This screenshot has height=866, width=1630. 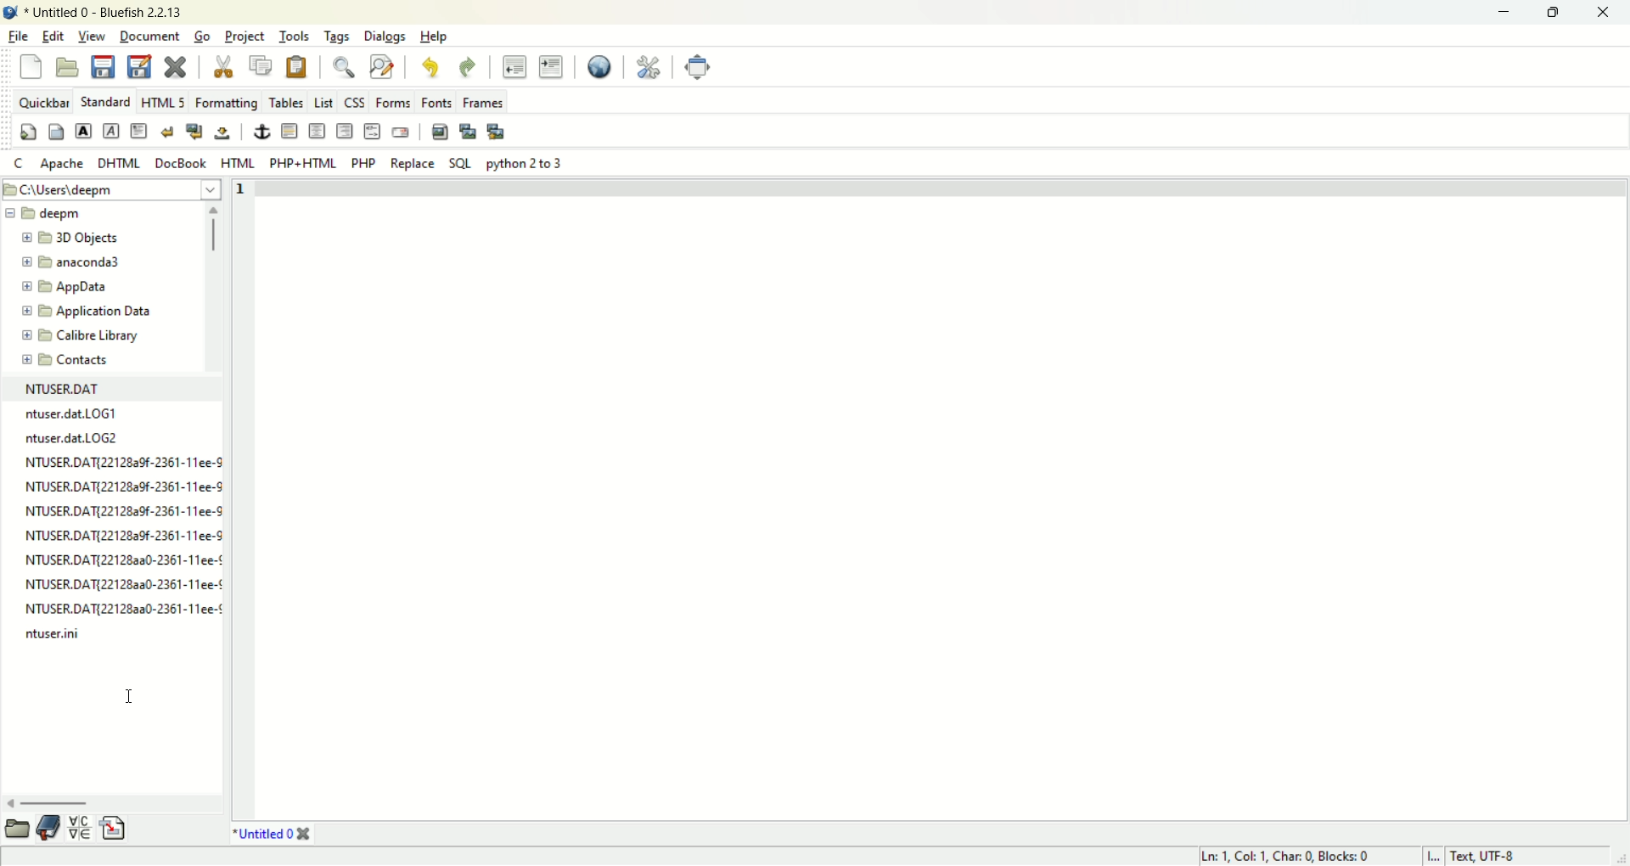 What do you see at coordinates (261, 132) in the screenshot?
I see `anchor` at bounding box center [261, 132].